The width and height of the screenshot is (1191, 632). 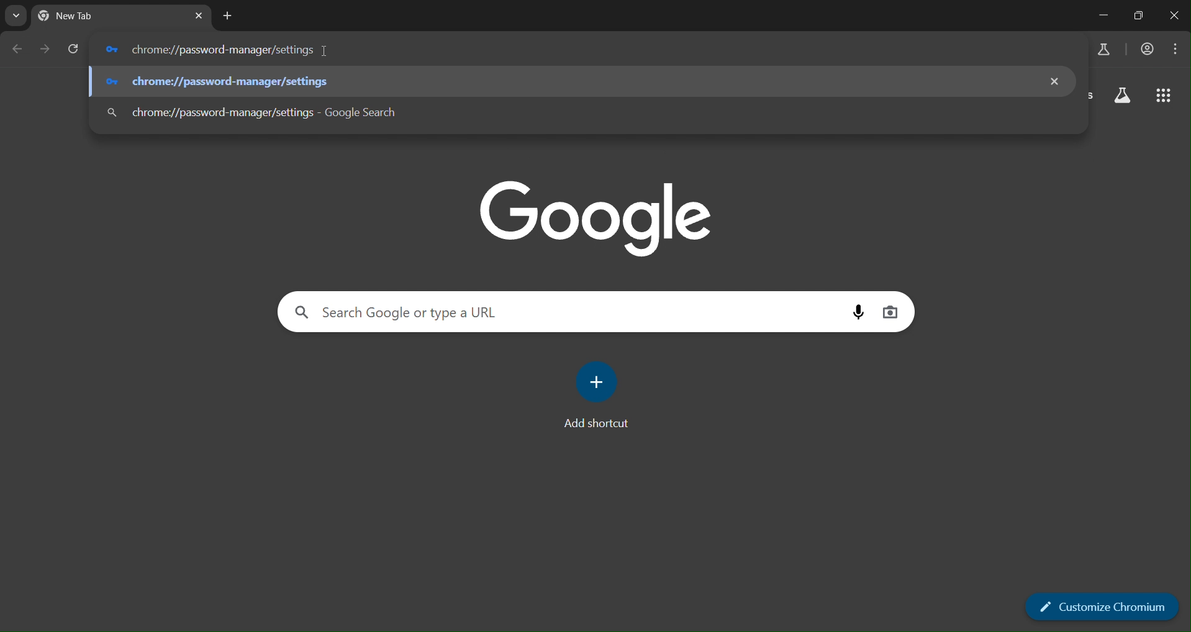 I want to click on cursor, so click(x=325, y=55).